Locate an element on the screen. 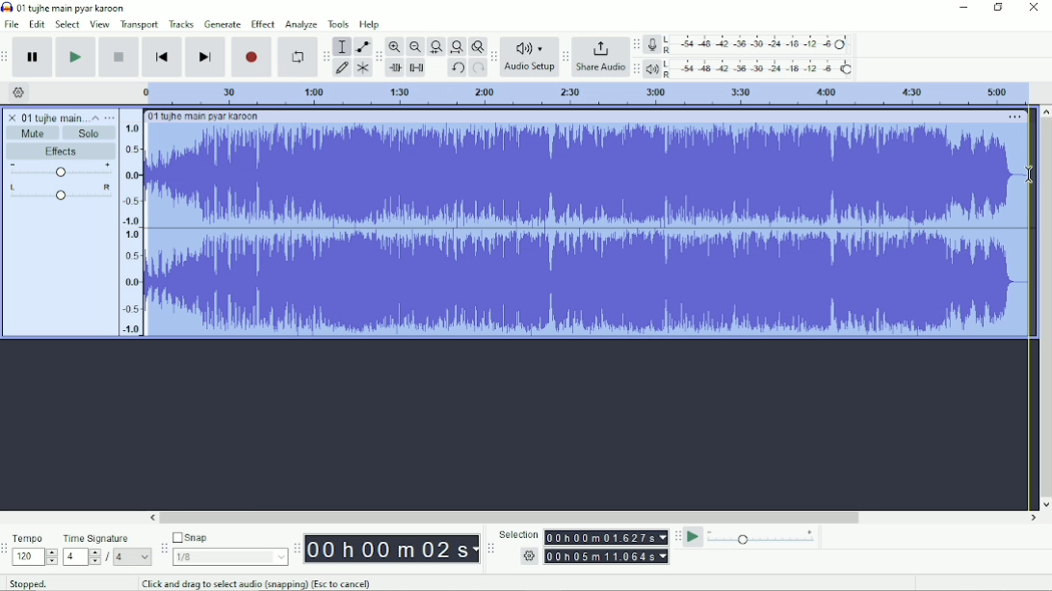 The image size is (1052, 591). File is located at coordinates (12, 24).